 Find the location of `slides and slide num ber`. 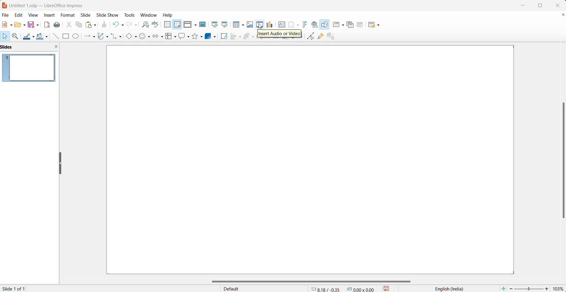

slides and slide num ber is located at coordinates (29, 68).